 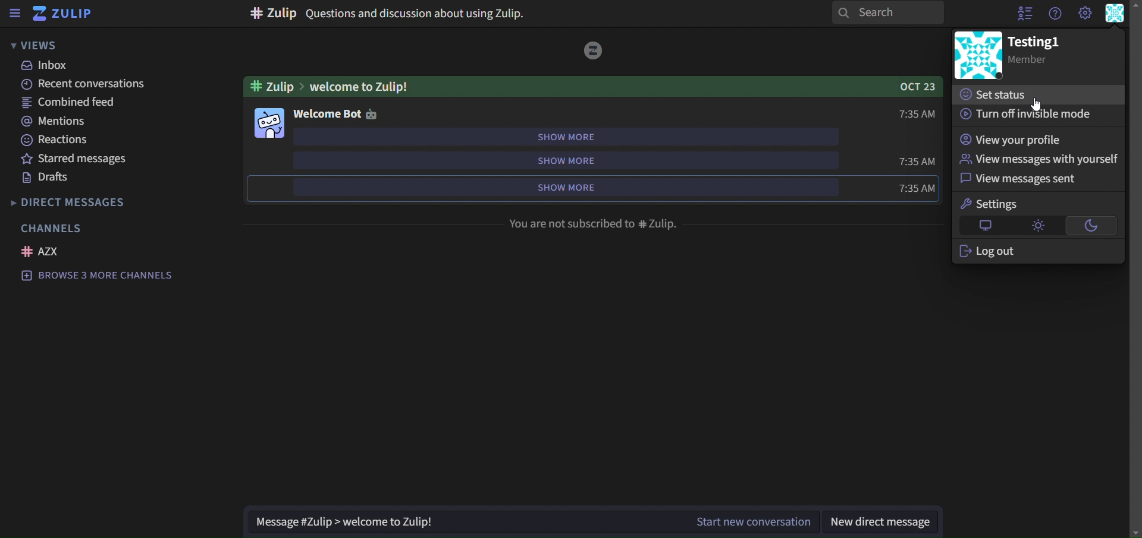 What do you see at coordinates (80, 202) in the screenshot?
I see `direct messages` at bounding box center [80, 202].